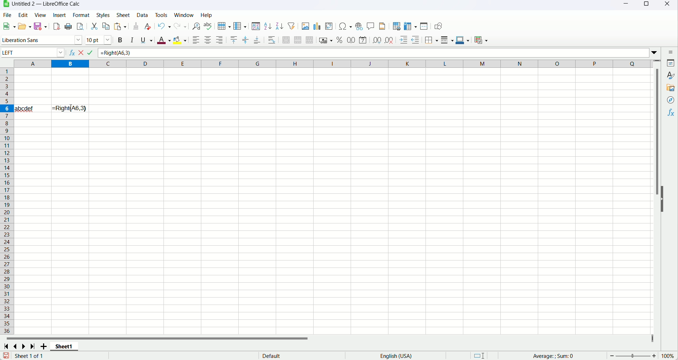 The height and width of the screenshot is (360, 678). I want to click on insert hyperlink, so click(359, 26).